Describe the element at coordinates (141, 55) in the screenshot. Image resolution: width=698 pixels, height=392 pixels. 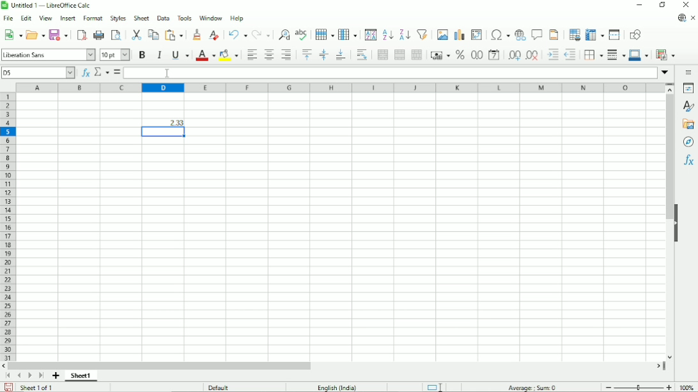
I see `Bold` at that location.